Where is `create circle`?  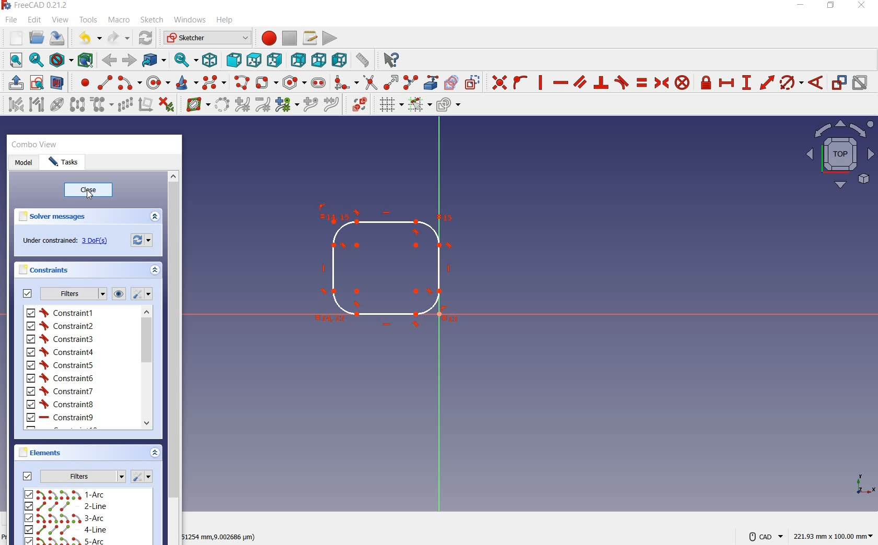 create circle is located at coordinates (158, 82).